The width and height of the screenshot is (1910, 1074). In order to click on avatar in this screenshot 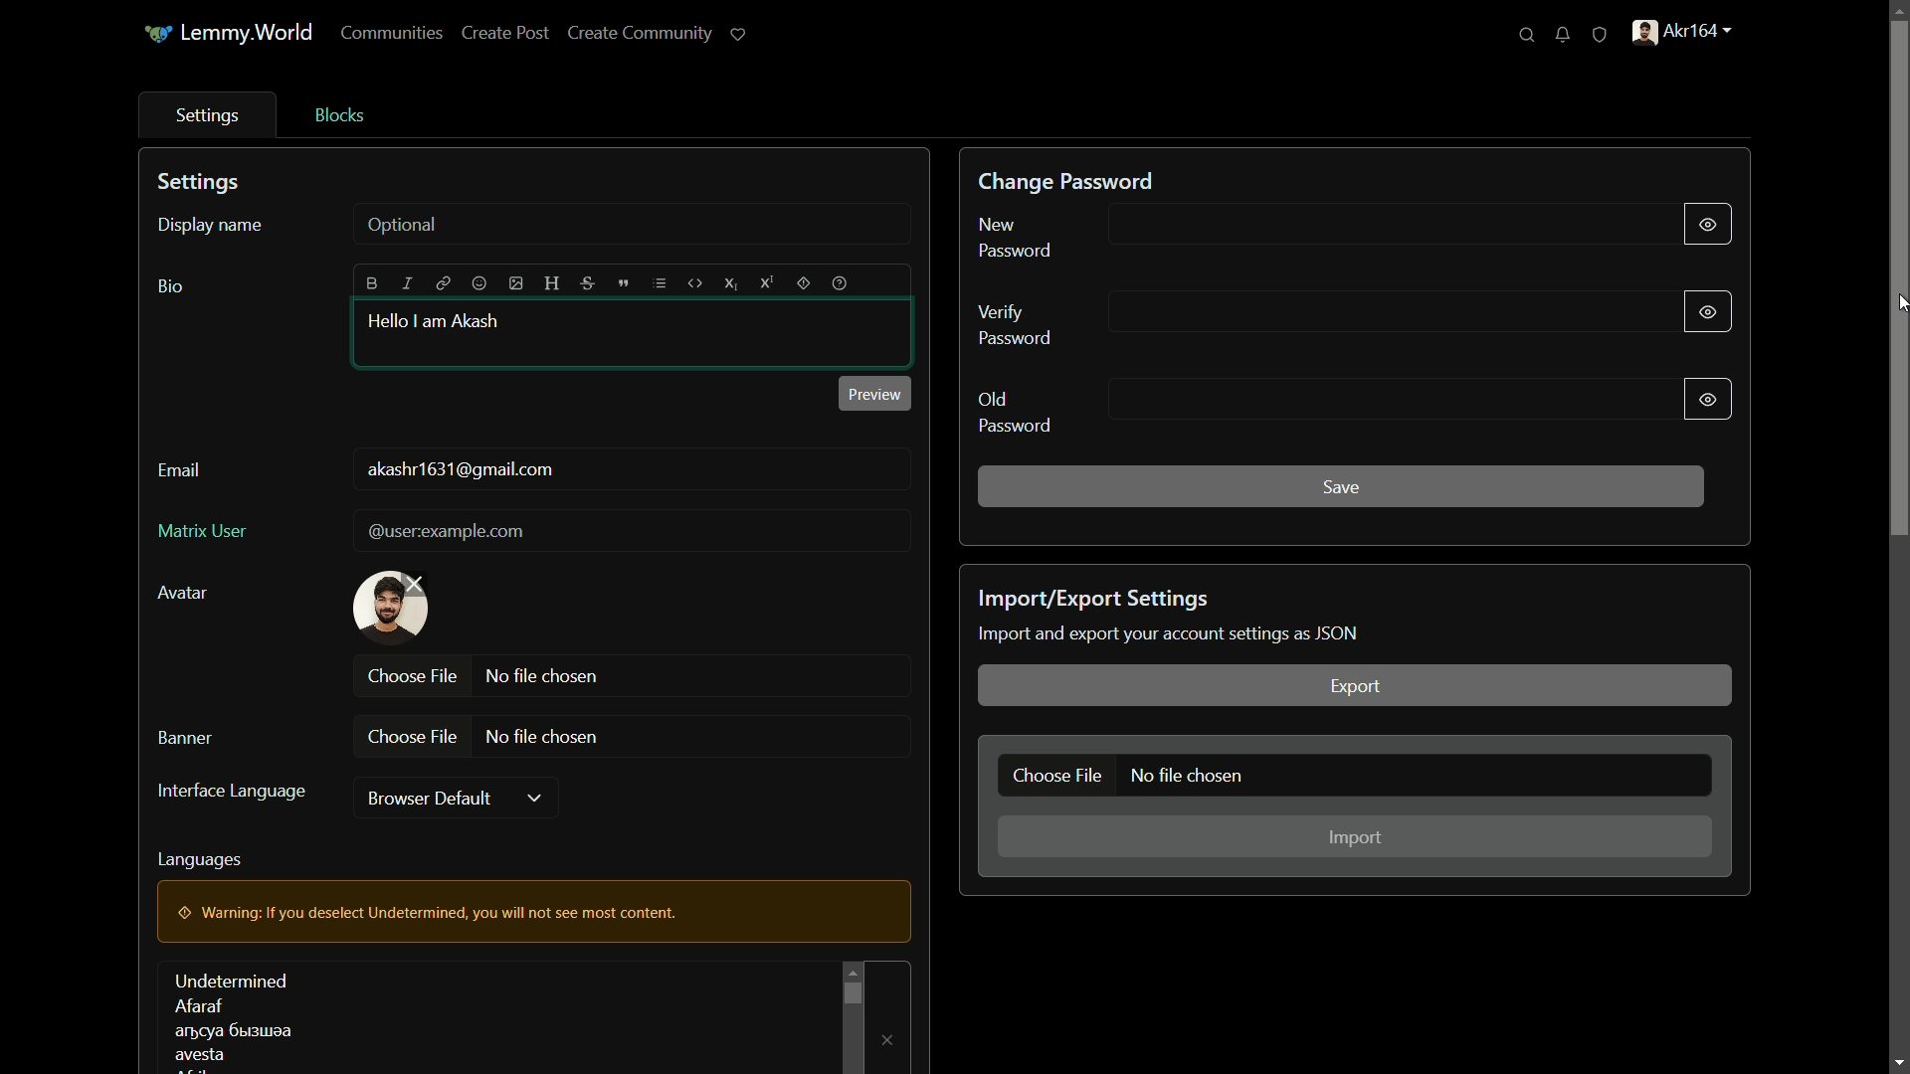, I will do `click(181, 593)`.